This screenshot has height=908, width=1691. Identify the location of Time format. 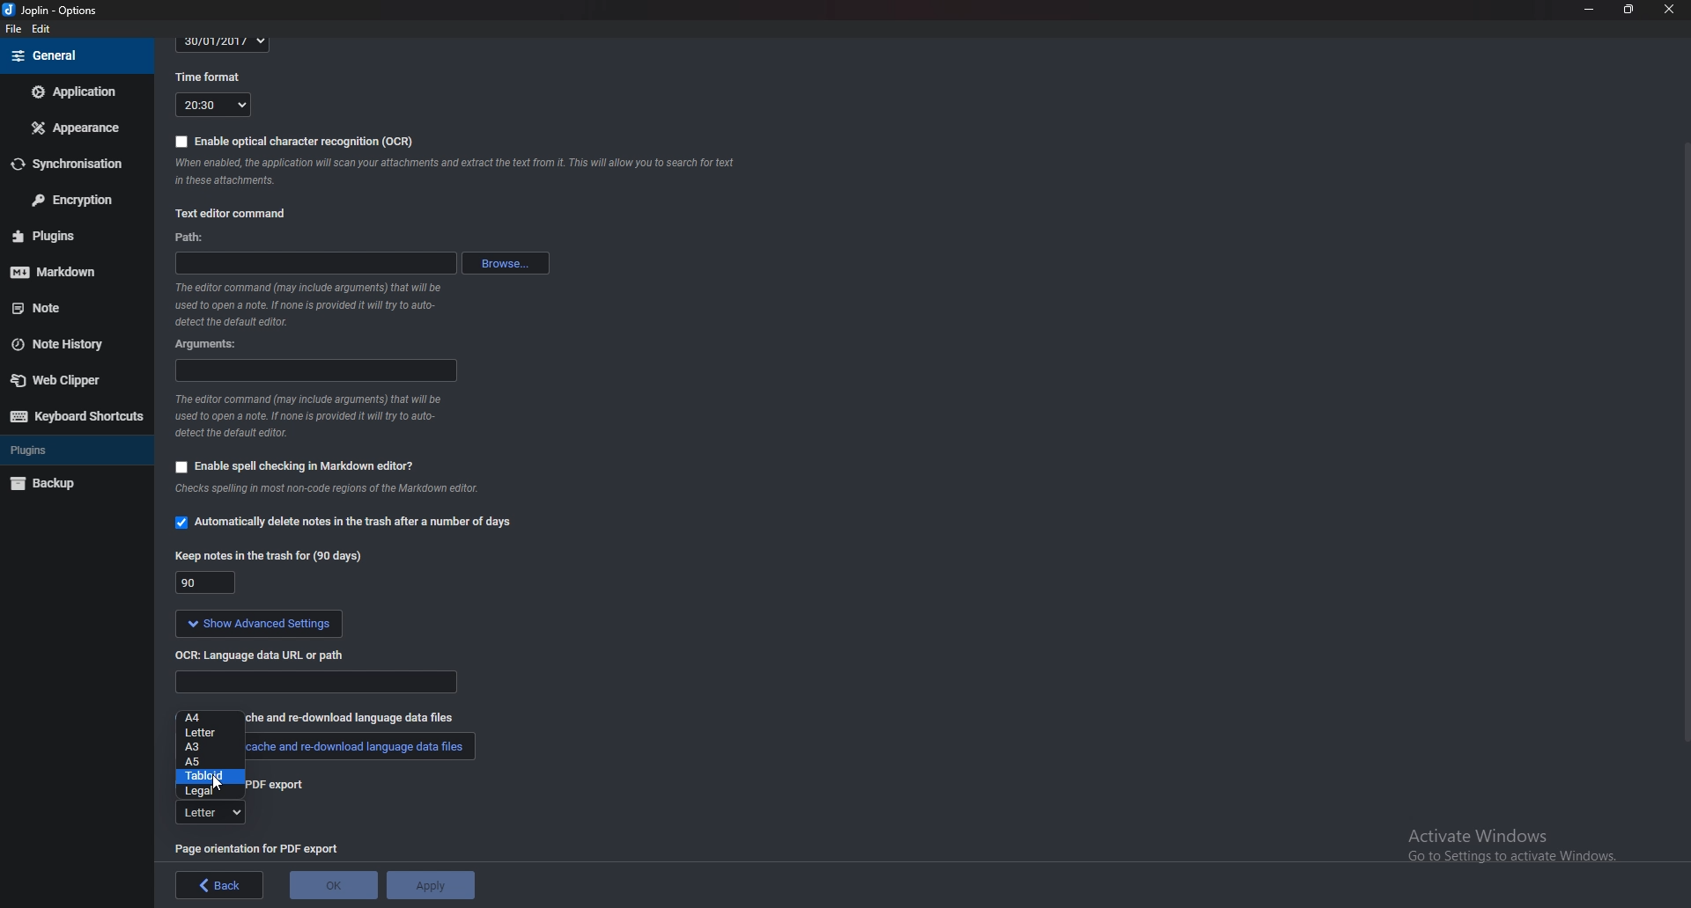
(214, 76).